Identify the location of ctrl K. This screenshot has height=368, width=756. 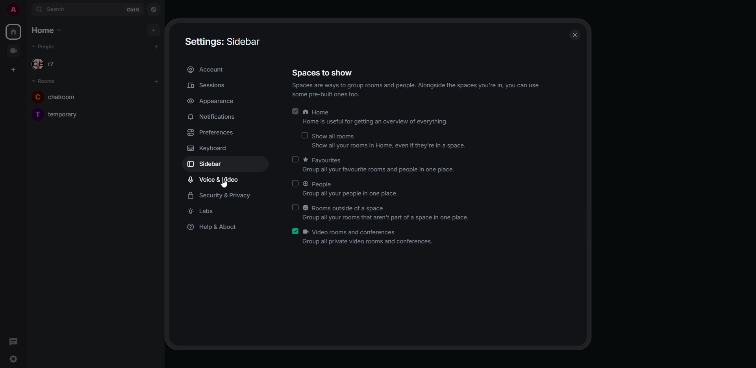
(134, 9).